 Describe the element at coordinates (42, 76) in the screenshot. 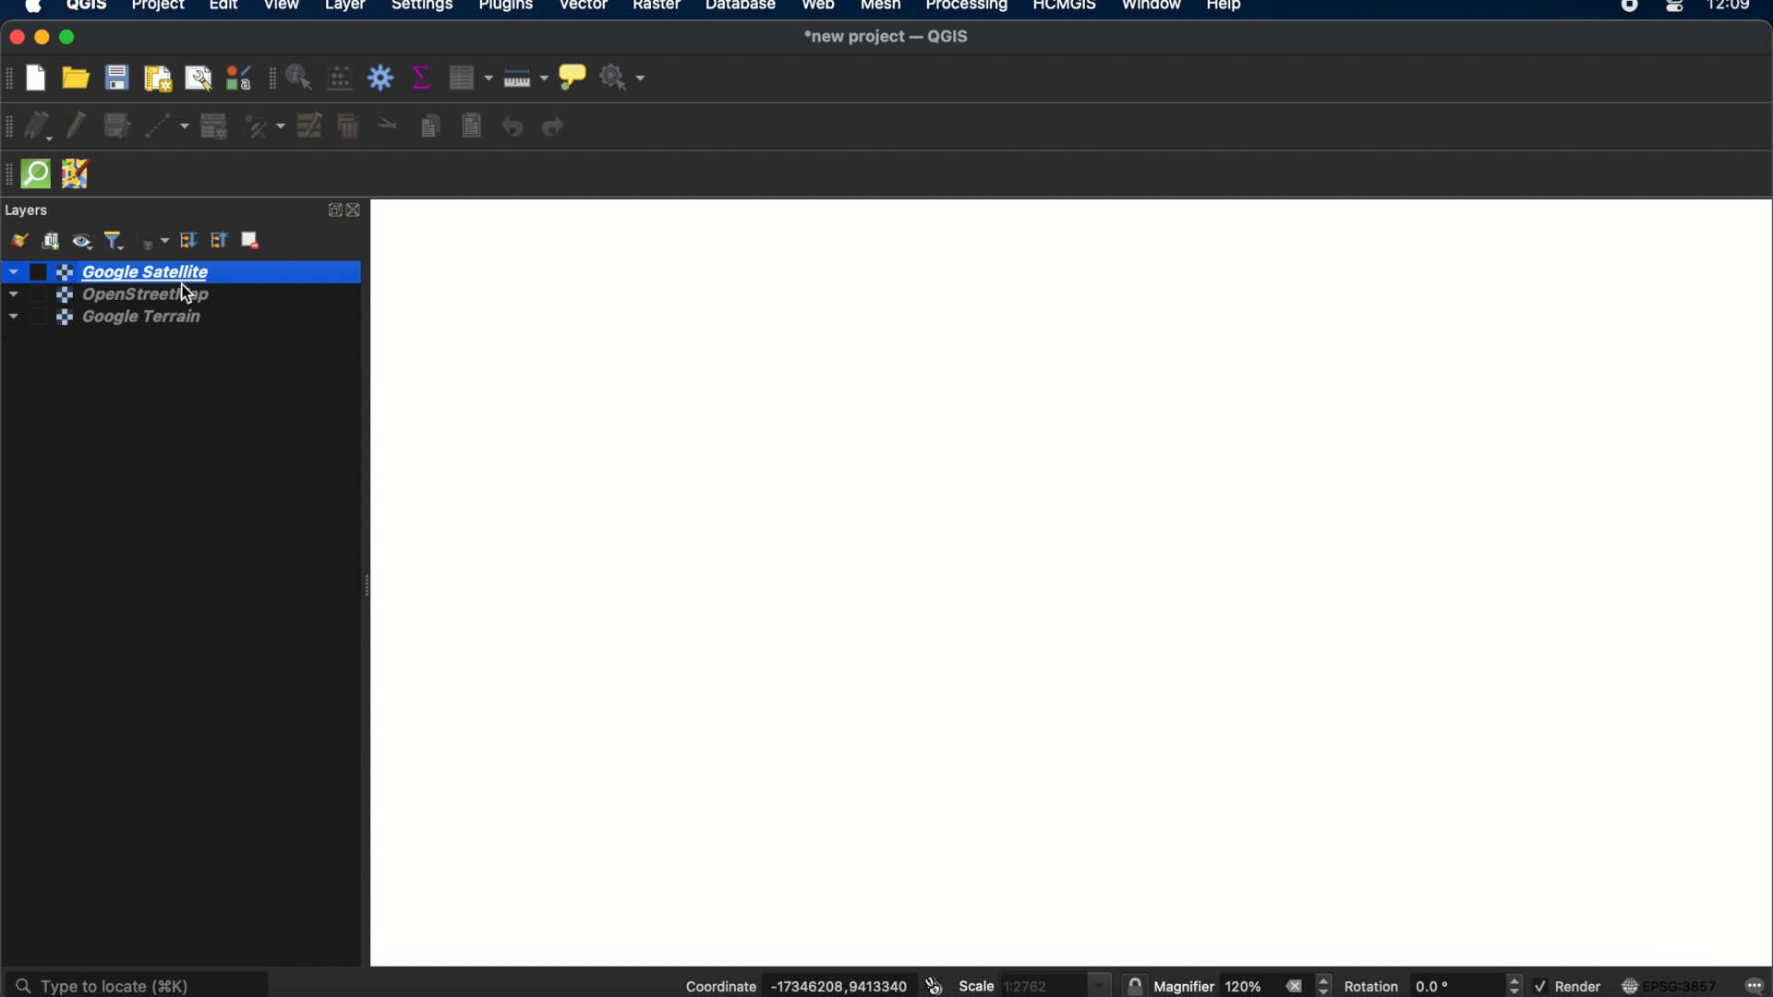

I see `new project` at that location.